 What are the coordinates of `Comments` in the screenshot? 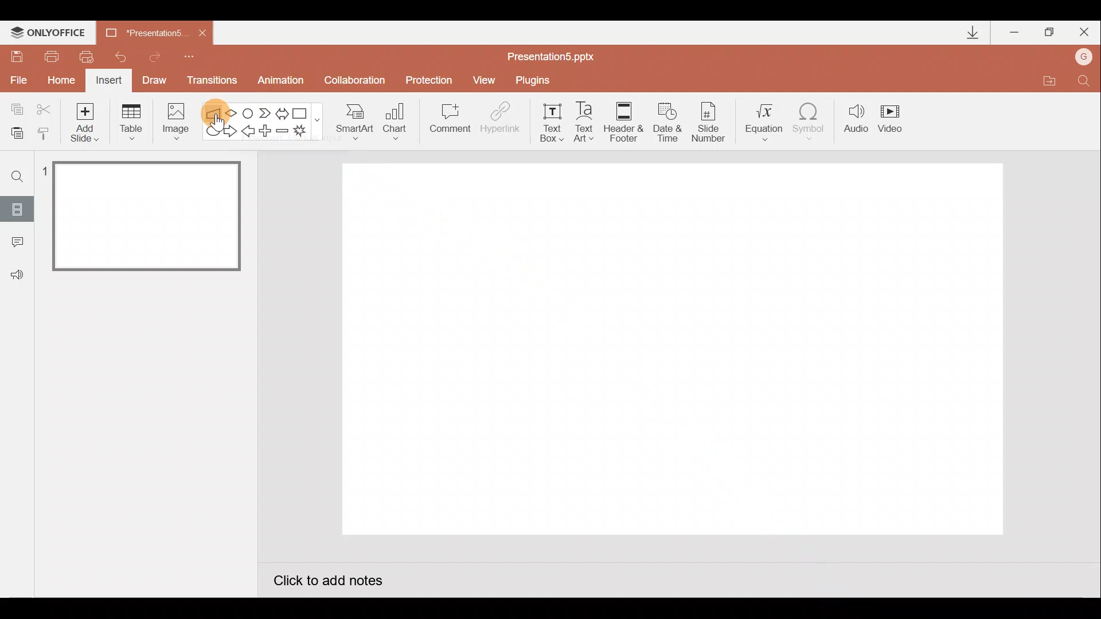 It's located at (14, 243).